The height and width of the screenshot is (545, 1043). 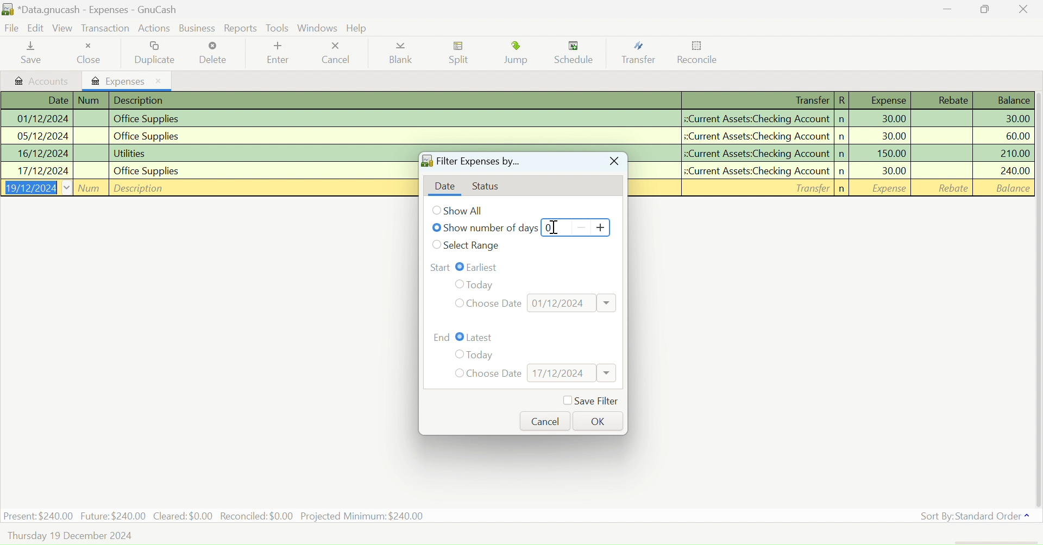 What do you see at coordinates (208, 154) in the screenshot?
I see `Utilities Transaction` at bounding box center [208, 154].